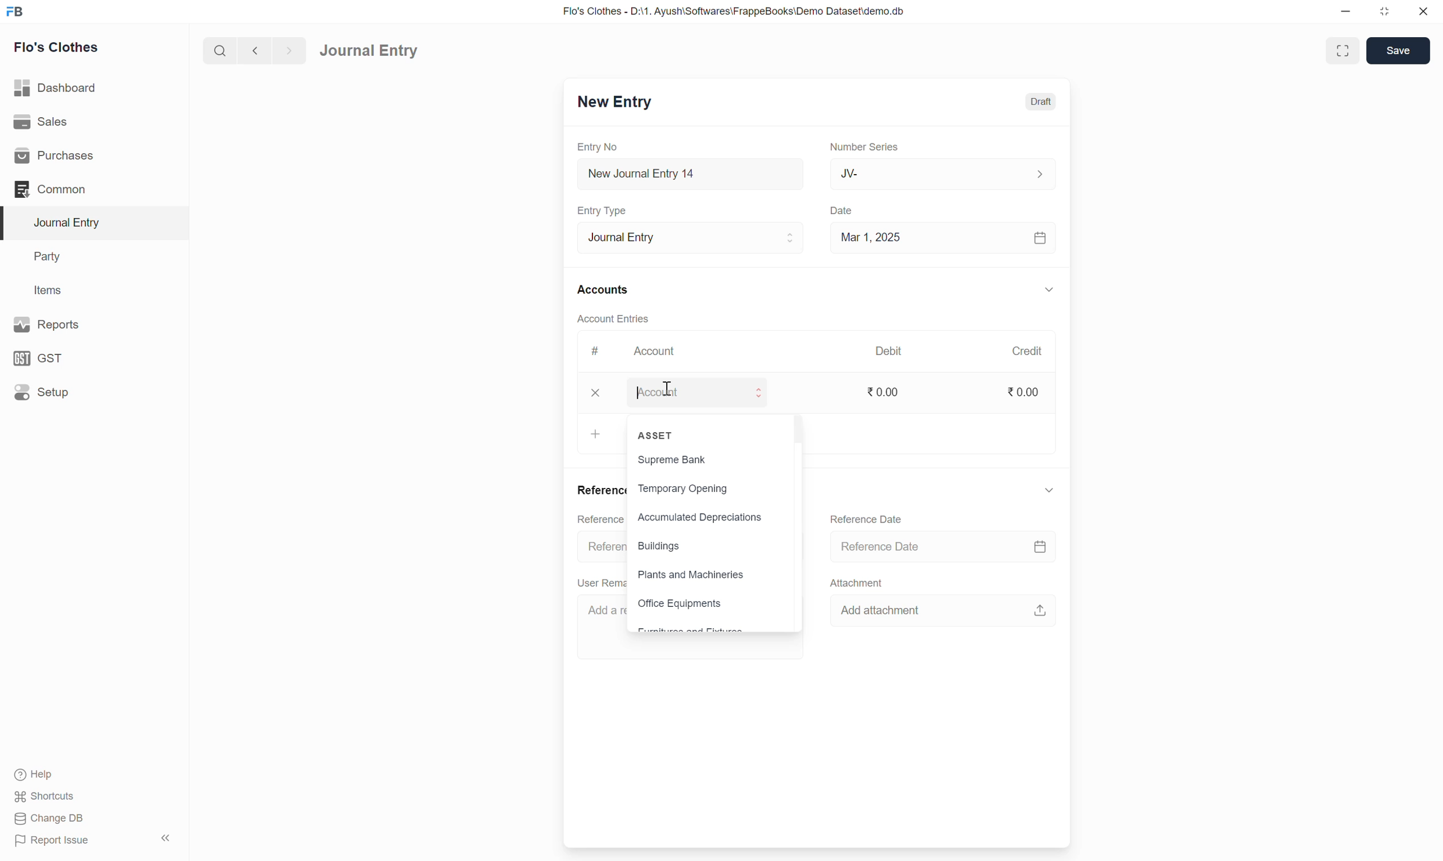 The height and width of the screenshot is (861, 1443). Describe the element at coordinates (49, 797) in the screenshot. I see `Shortcuts` at that location.